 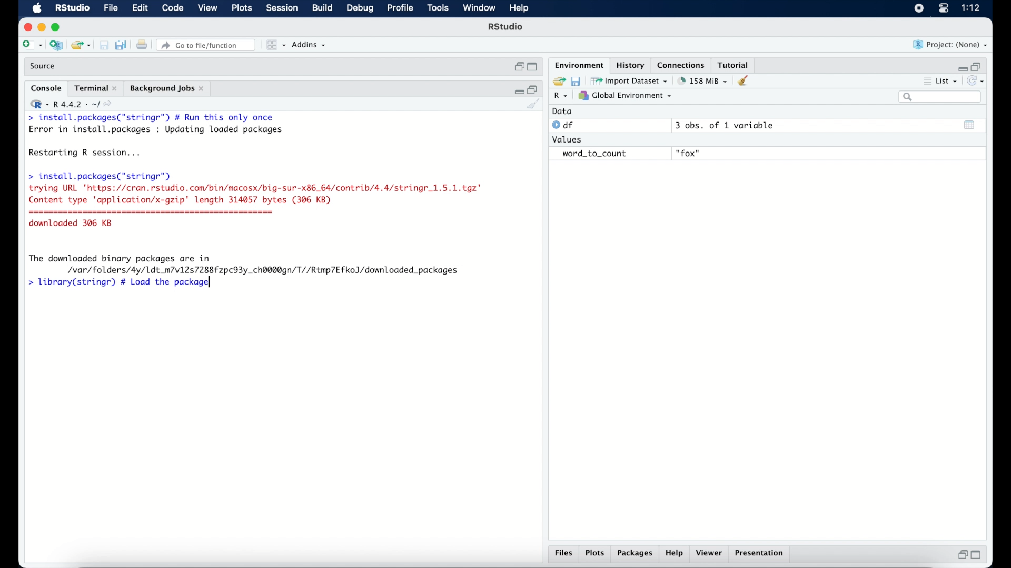 What do you see at coordinates (154, 118) in the screenshot?
I see `> install.packages("stringr") # Run this only once|` at bounding box center [154, 118].